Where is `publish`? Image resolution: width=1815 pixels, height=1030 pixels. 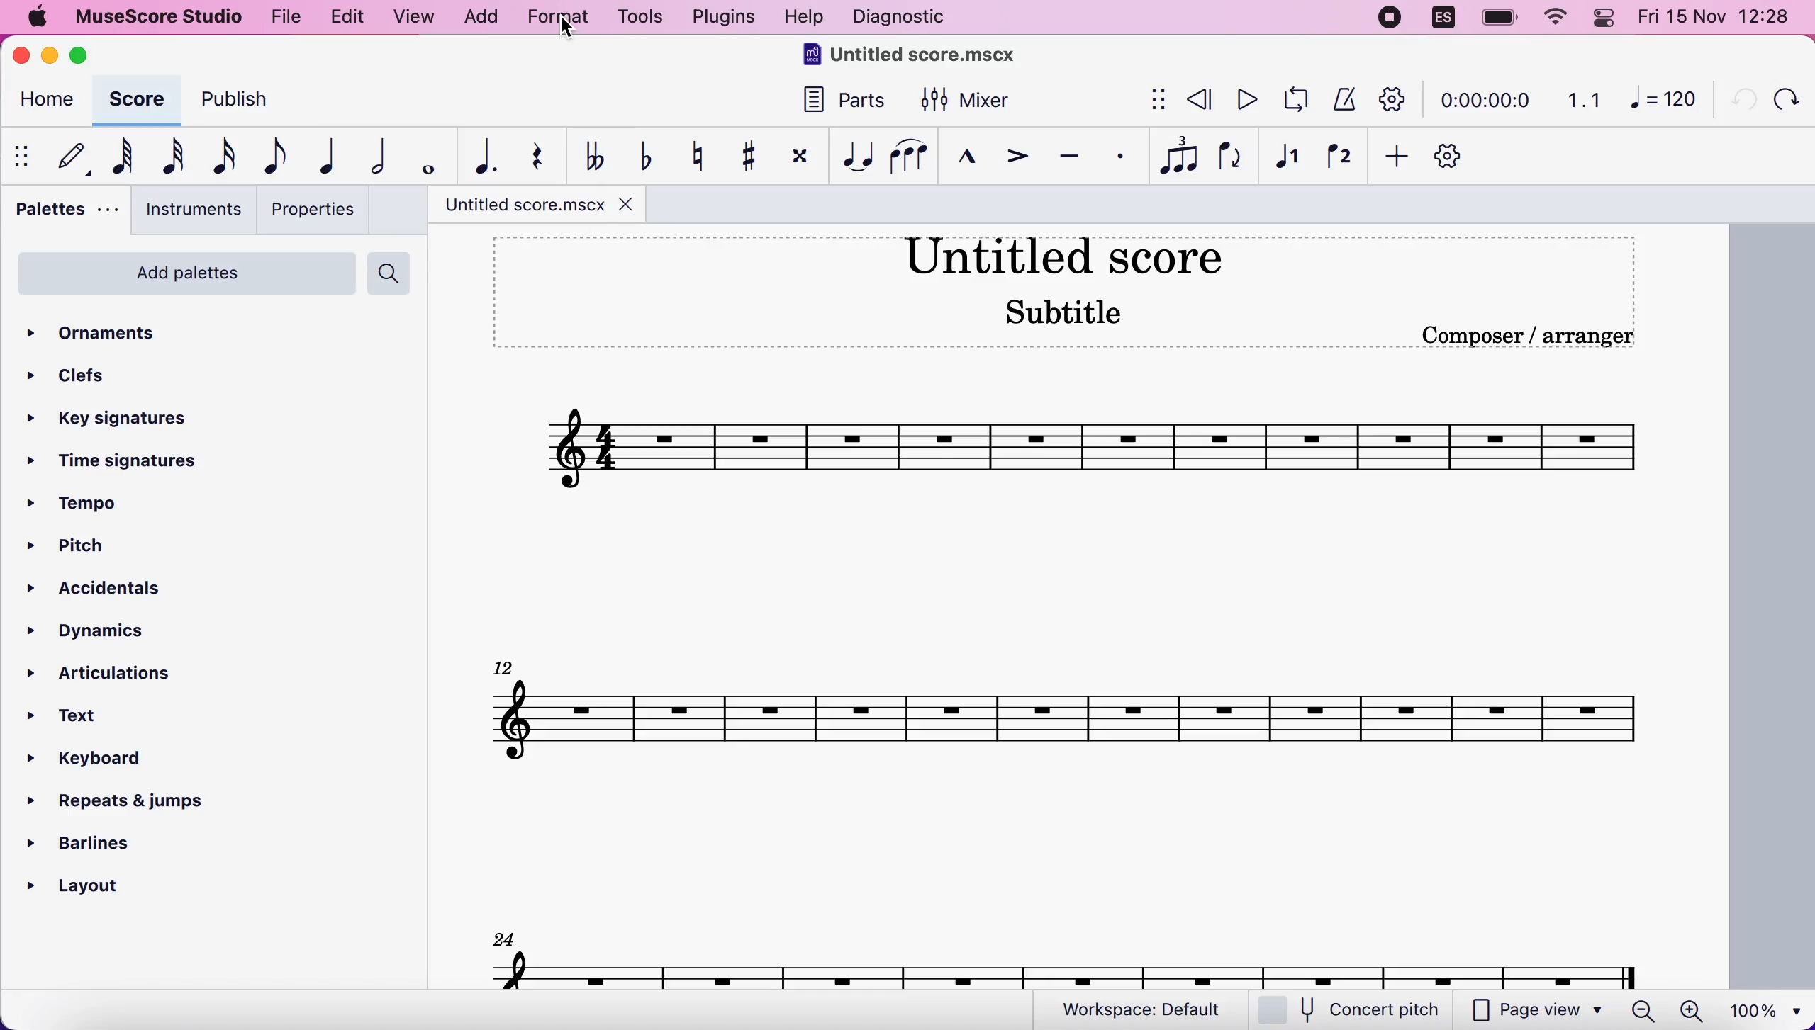 publish is located at coordinates (247, 104).